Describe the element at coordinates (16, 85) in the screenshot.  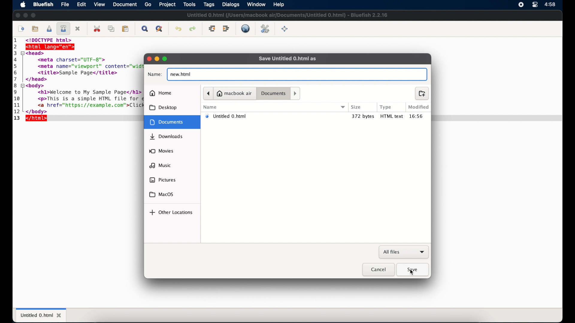
I see `8` at that location.